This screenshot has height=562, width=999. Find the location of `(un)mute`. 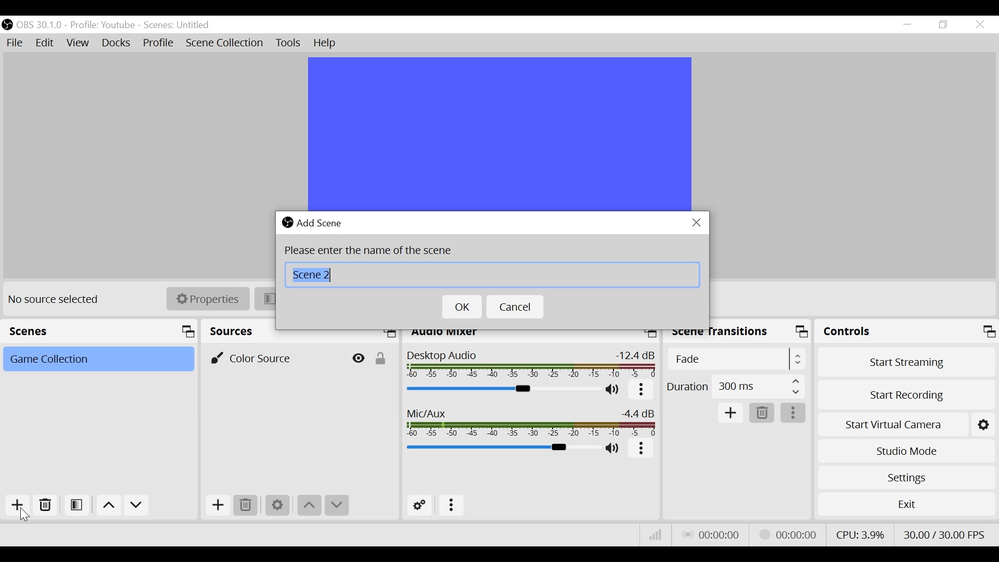

(un)mute is located at coordinates (614, 391).